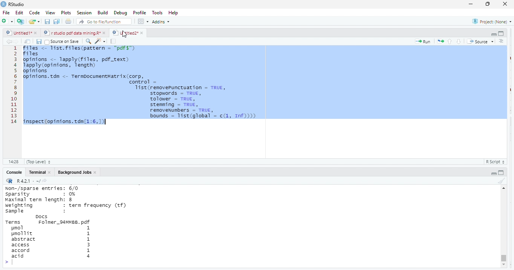 The height and width of the screenshot is (270, 514). Describe the element at coordinates (124, 32) in the screenshot. I see `untitled 2` at that location.